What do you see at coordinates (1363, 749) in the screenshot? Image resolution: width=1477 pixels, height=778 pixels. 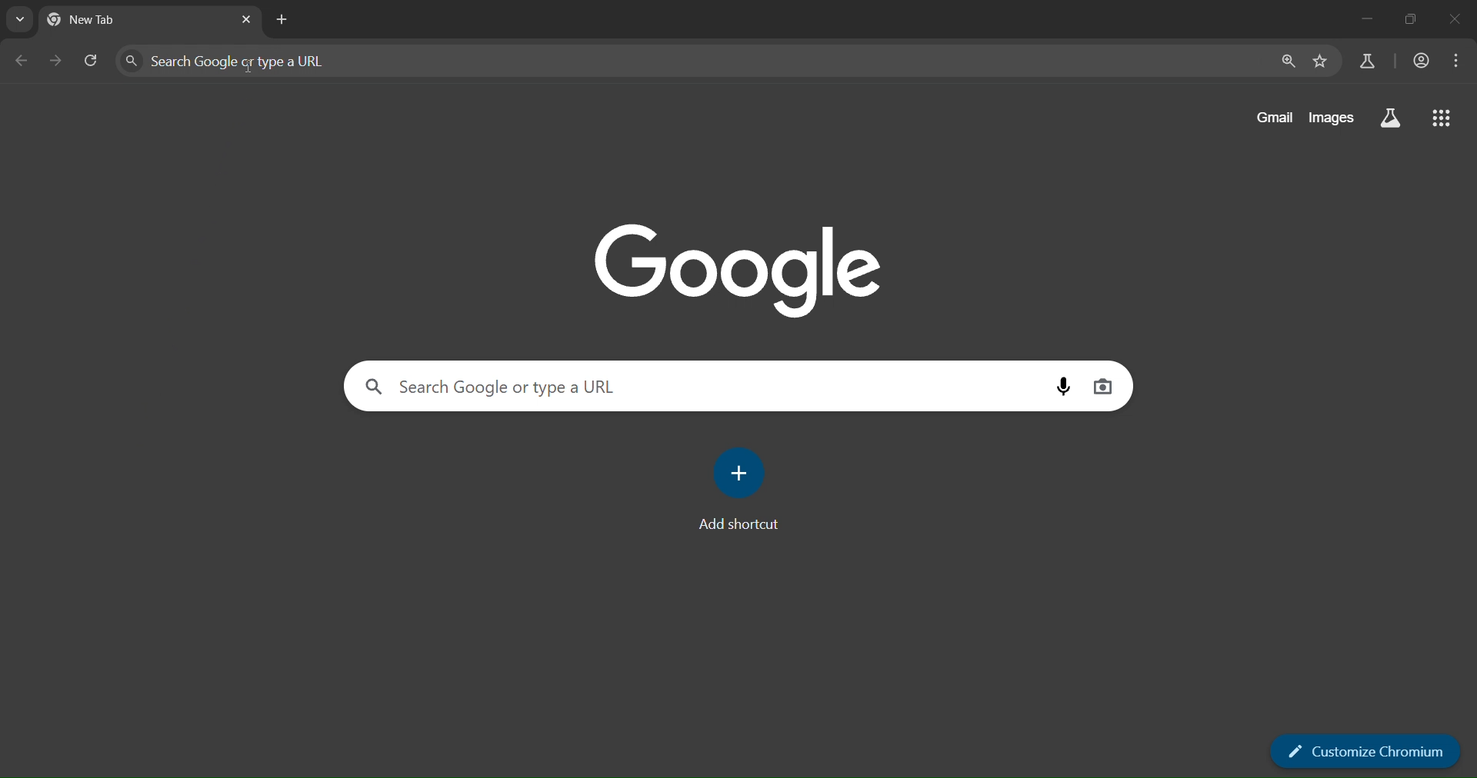 I see `customize chromium` at bounding box center [1363, 749].